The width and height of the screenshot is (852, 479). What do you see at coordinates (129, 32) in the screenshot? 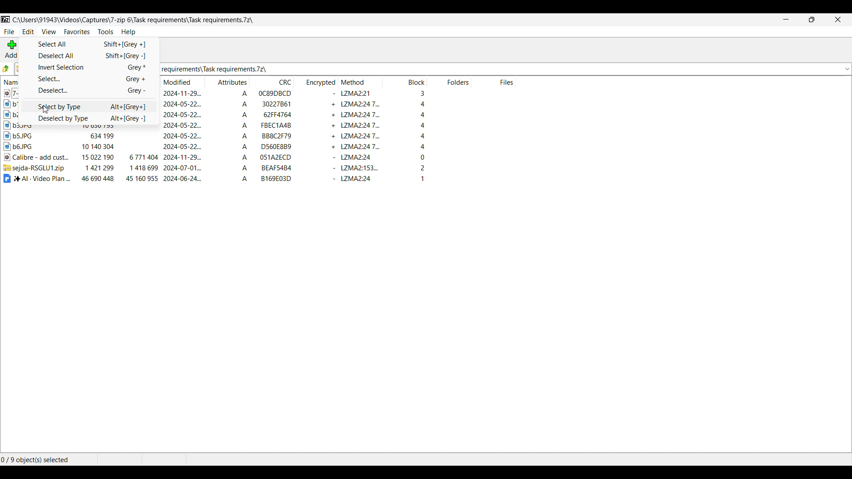
I see `Help menu` at bounding box center [129, 32].